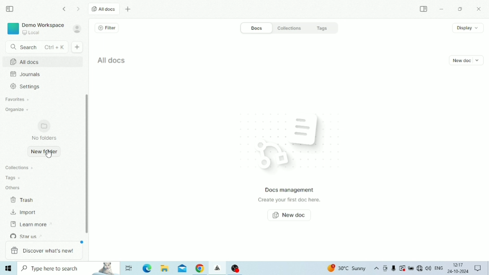 The height and width of the screenshot is (275, 489). What do you see at coordinates (30, 225) in the screenshot?
I see `Learn more` at bounding box center [30, 225].